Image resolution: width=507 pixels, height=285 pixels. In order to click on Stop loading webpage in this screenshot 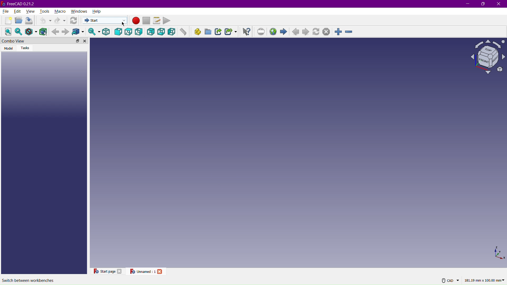, I will do `click(327, 32)`.